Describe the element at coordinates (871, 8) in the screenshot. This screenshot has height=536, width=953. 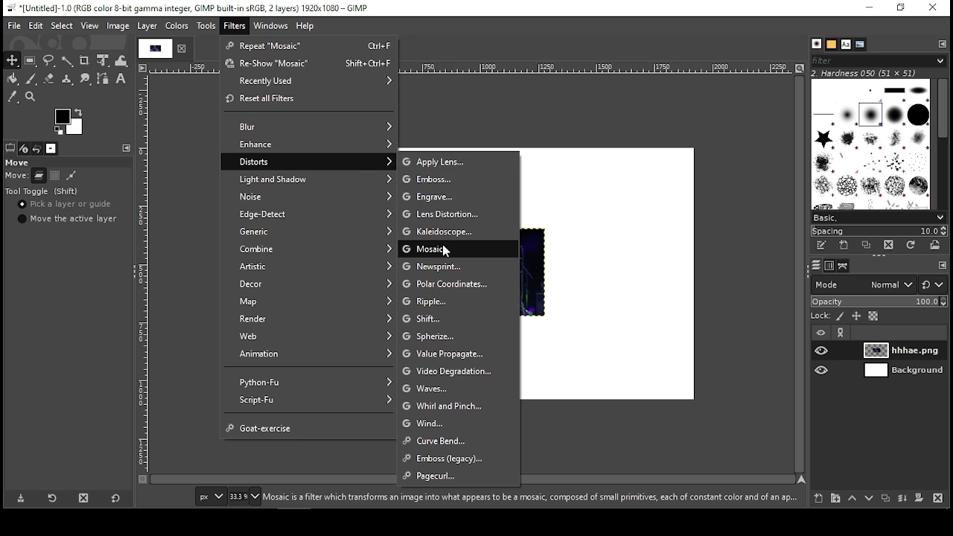
I see `minimize` at that location.